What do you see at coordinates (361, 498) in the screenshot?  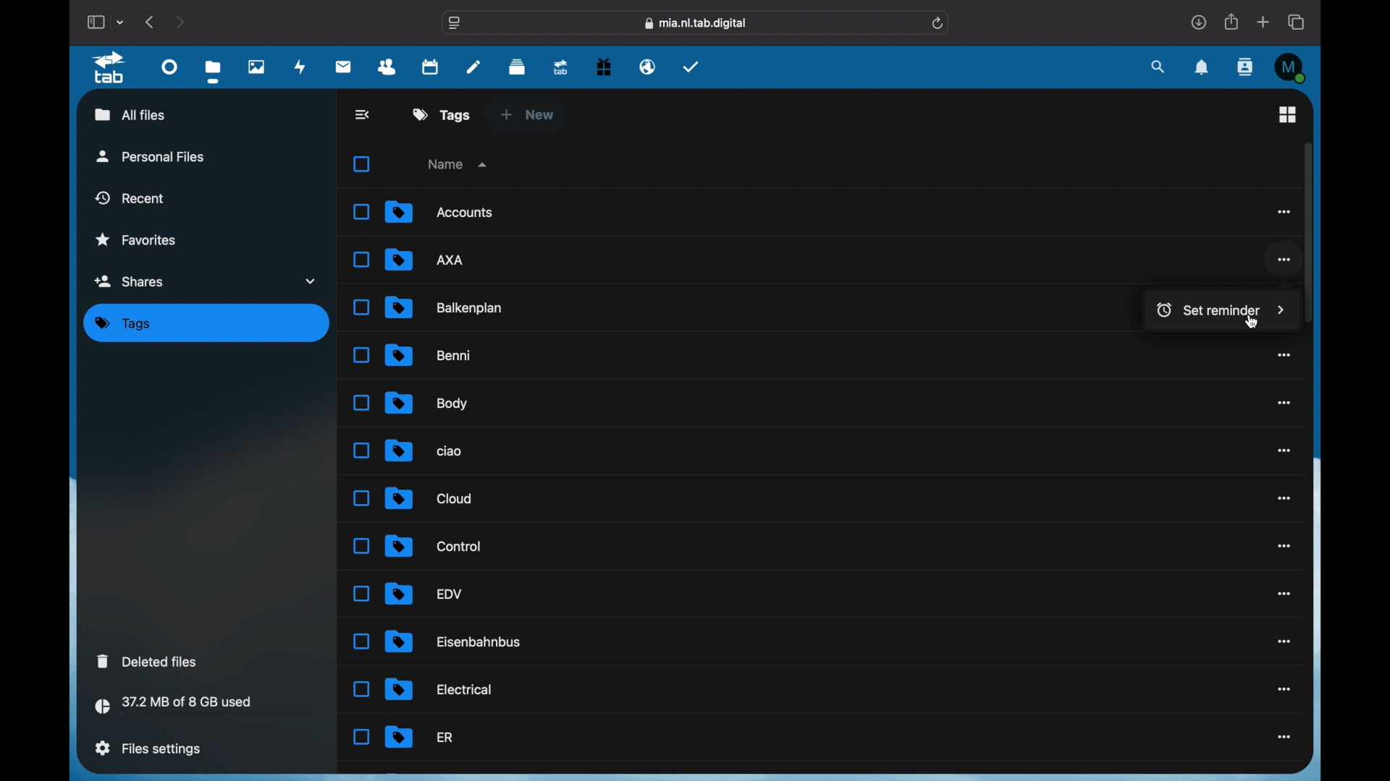 I see `Unselected Checkbox` at bounding box center [361, 498].